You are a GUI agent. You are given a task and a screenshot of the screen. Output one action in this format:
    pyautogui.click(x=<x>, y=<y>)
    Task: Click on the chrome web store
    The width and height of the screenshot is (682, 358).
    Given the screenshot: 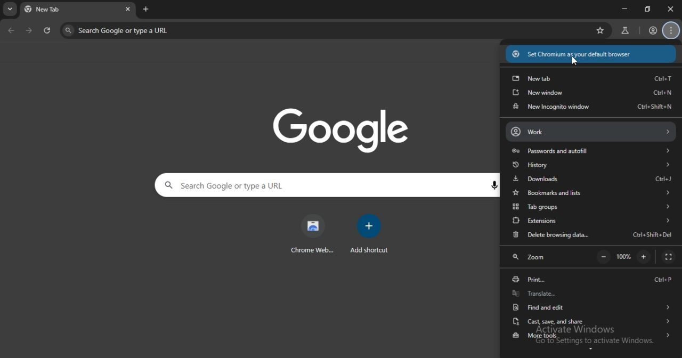 What is the action you would take?
    pyautogui.click(x=311, y=233)
    